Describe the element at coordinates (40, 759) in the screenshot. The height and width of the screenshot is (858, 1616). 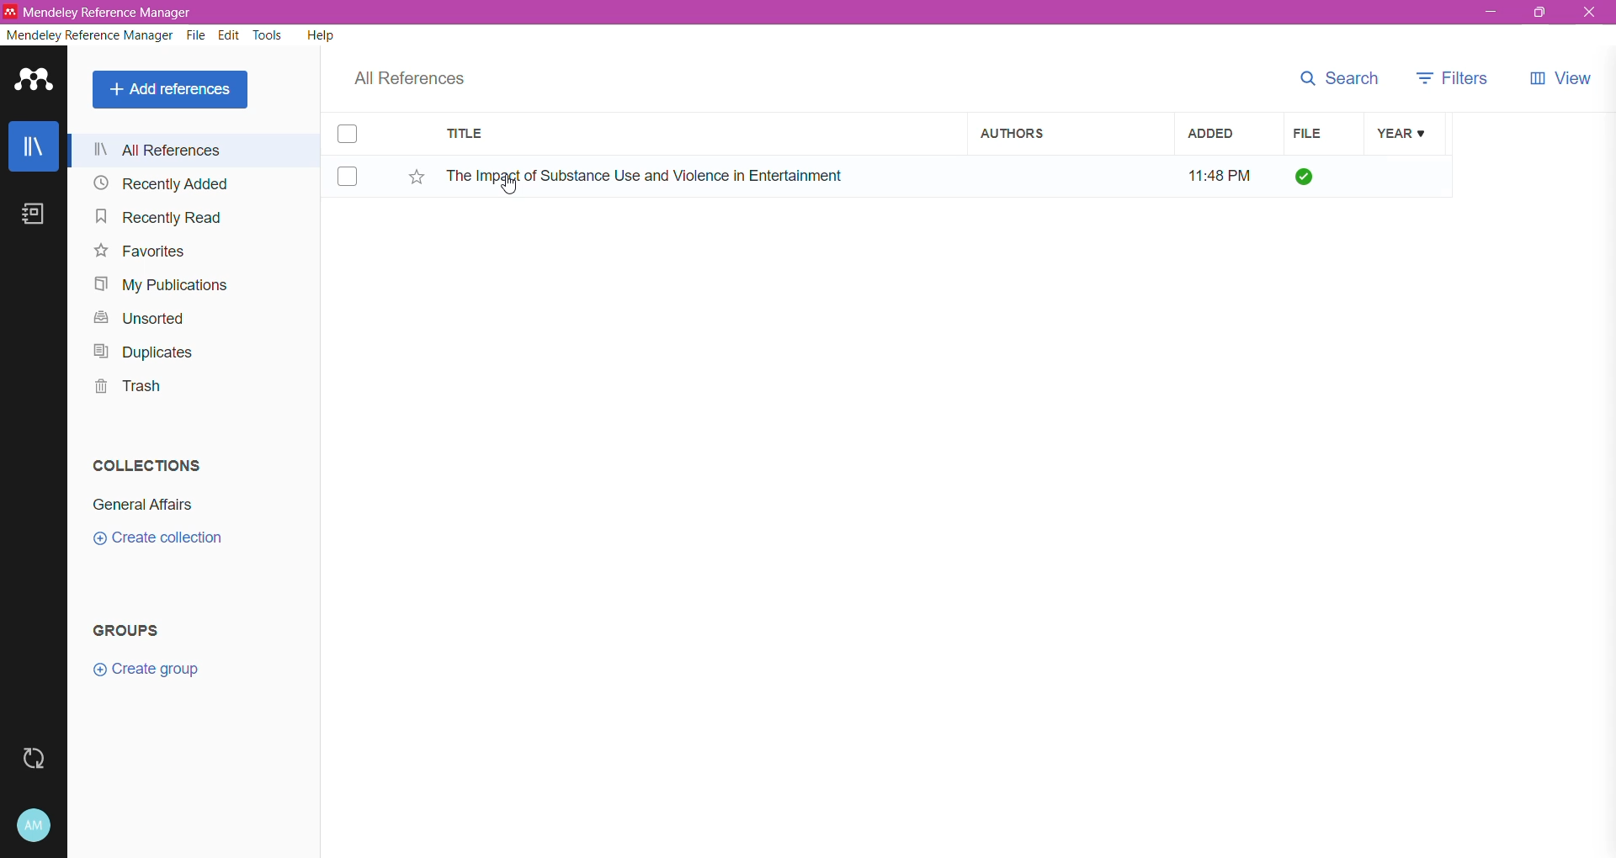
I see `Last Sync` at that location.